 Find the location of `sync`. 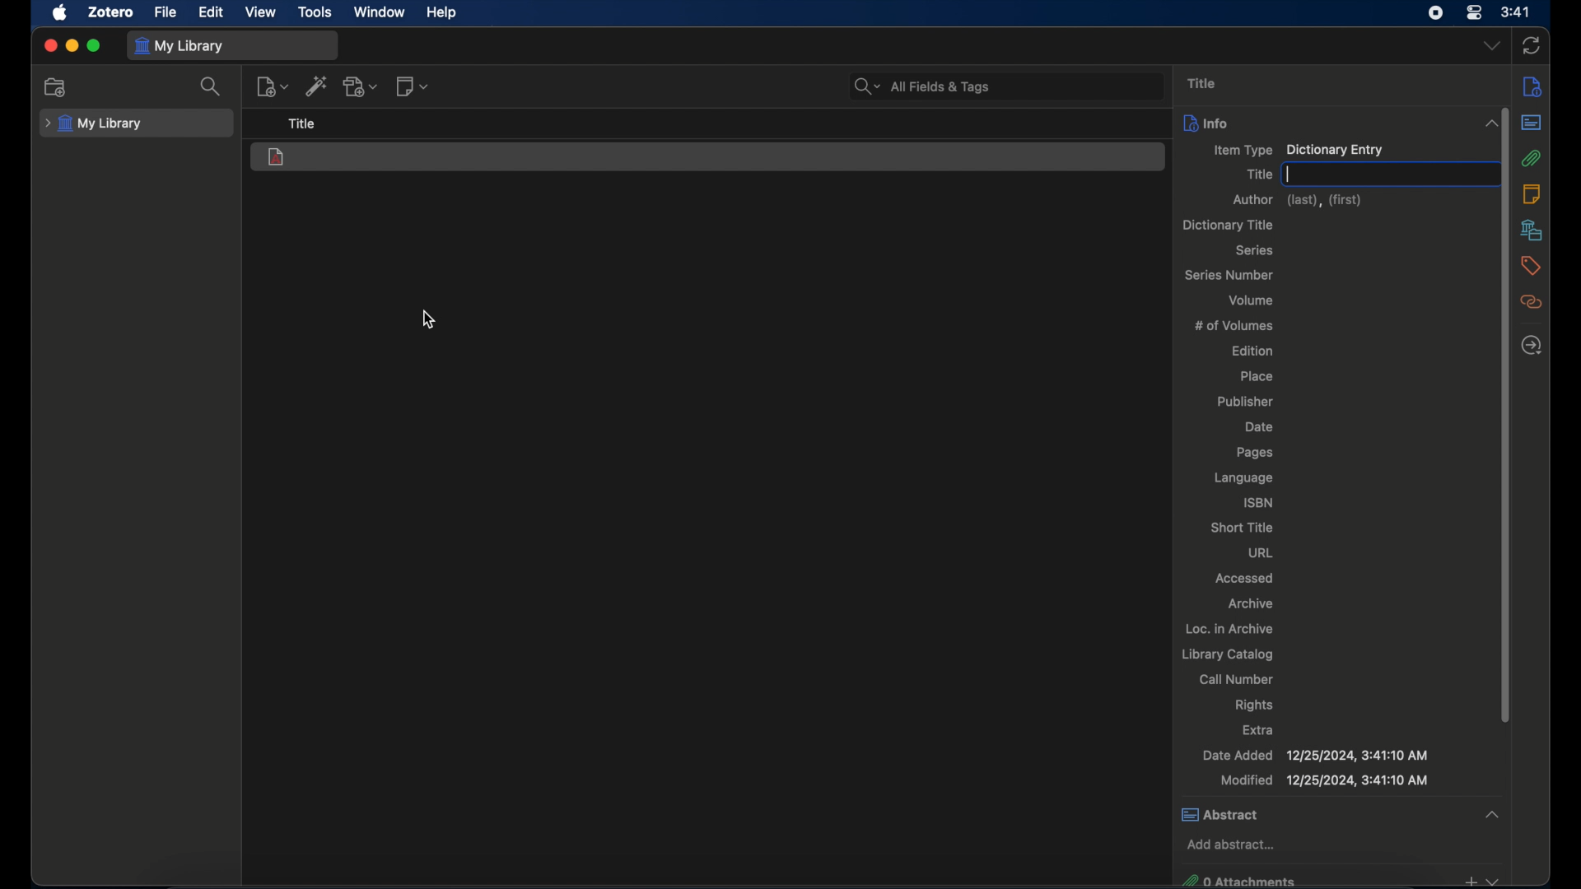

sync is located at coordinates (1531, 45).